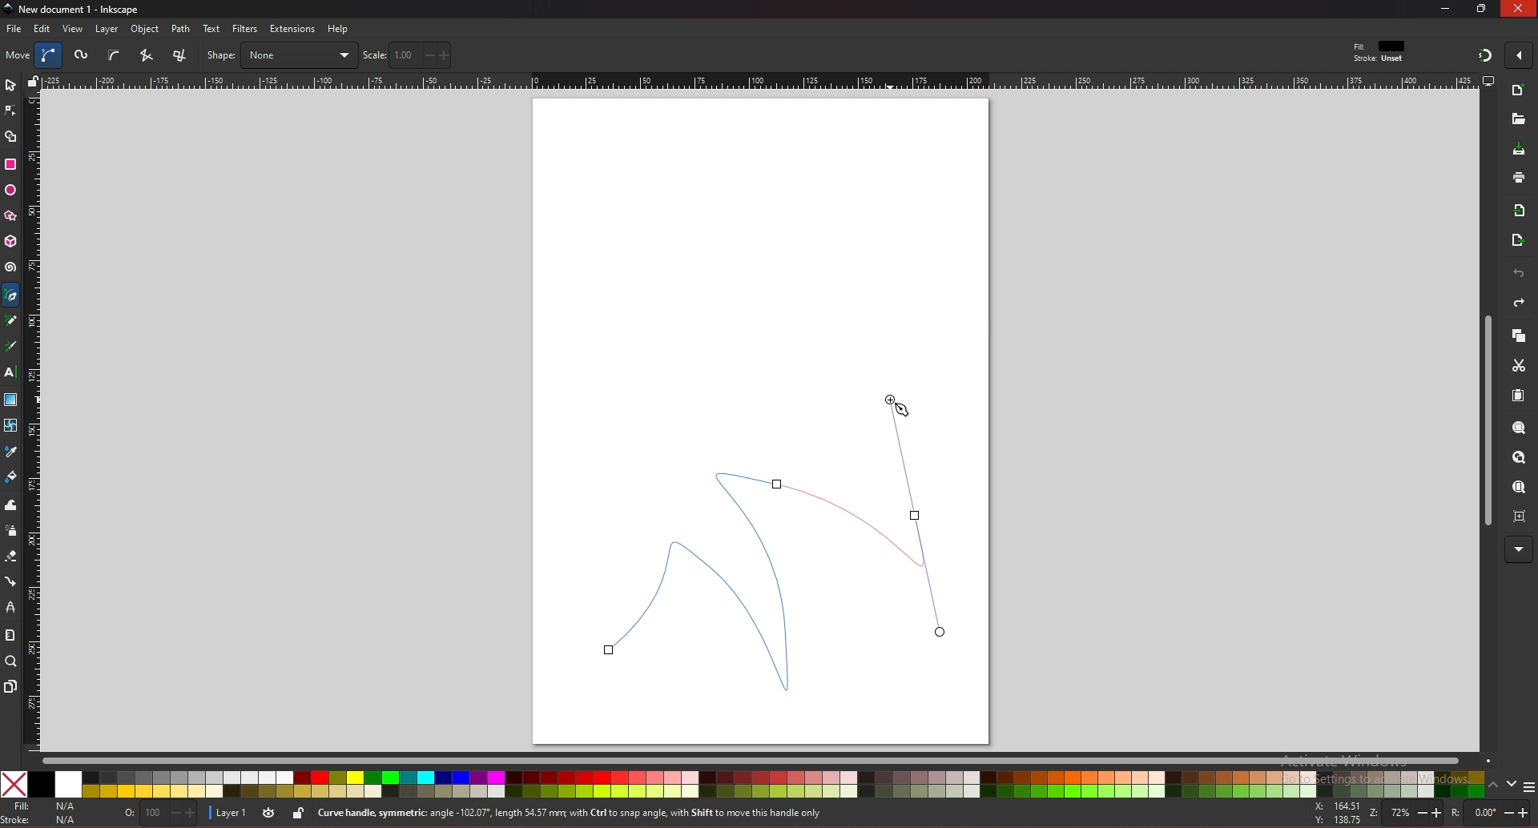 The width and height of the screenshot is (1538, 828). What do you see at coordinates (1381, 46) in the screenshot?
I see `fit` at bounding box center [1381, 46].